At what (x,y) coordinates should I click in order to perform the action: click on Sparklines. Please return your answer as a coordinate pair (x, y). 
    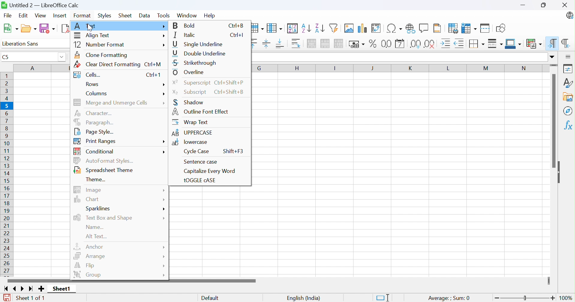
    Looking at the image, I should click on (100, 209).